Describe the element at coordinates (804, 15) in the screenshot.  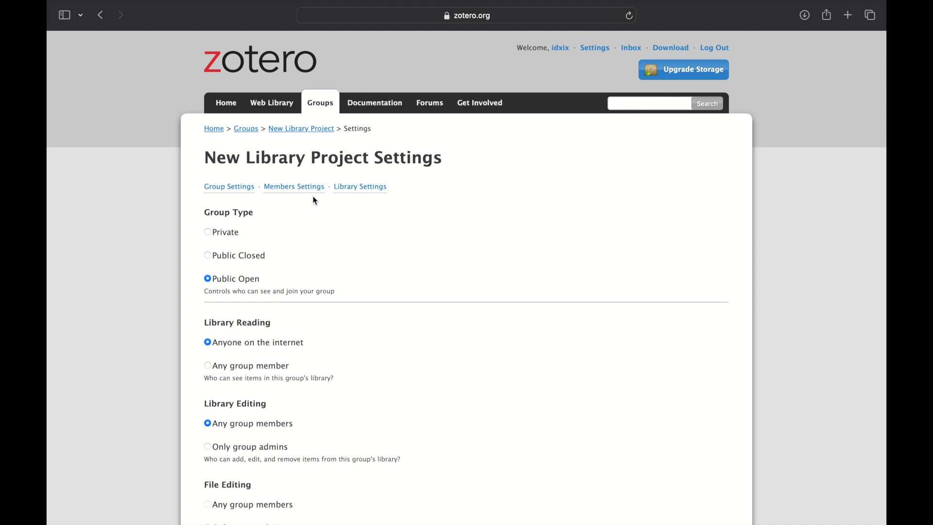
I see `show downloads` at that location.